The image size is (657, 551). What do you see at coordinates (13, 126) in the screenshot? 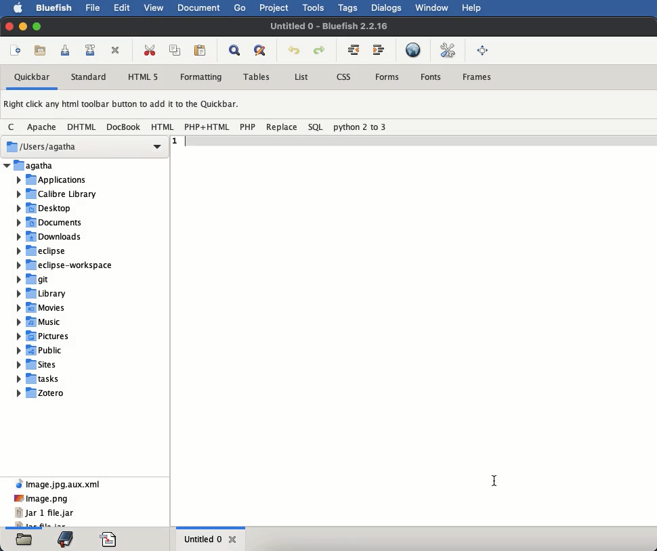
I see `C` at bounding box center [13, 126].